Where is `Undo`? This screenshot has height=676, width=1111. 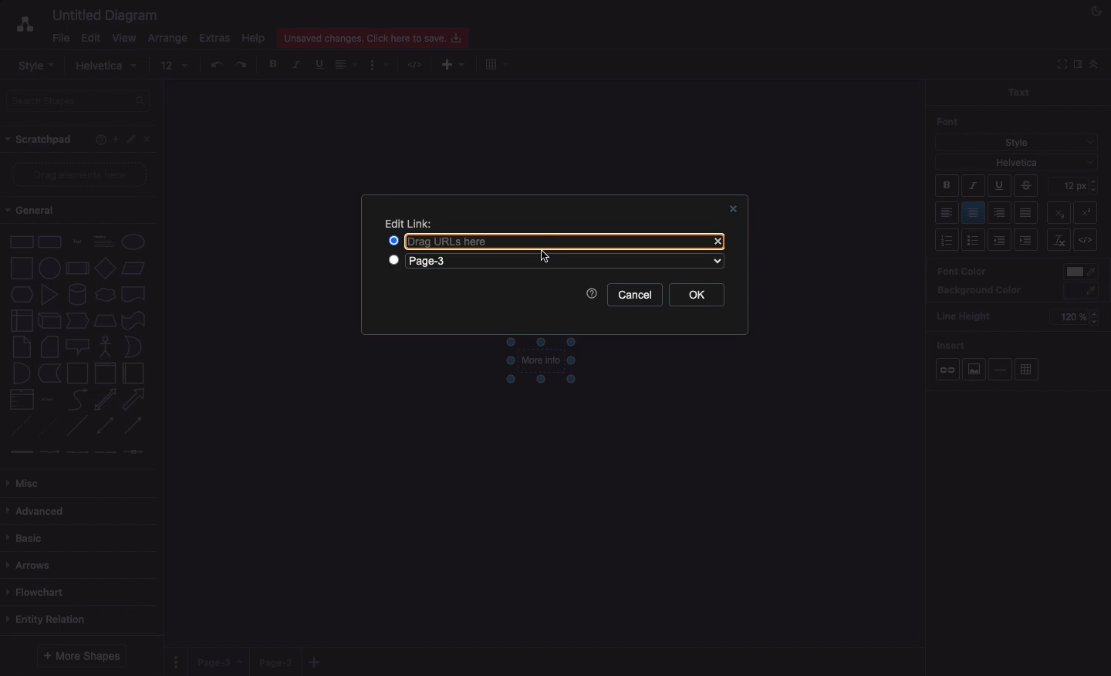
Undo is located at coordinates (216, 64).